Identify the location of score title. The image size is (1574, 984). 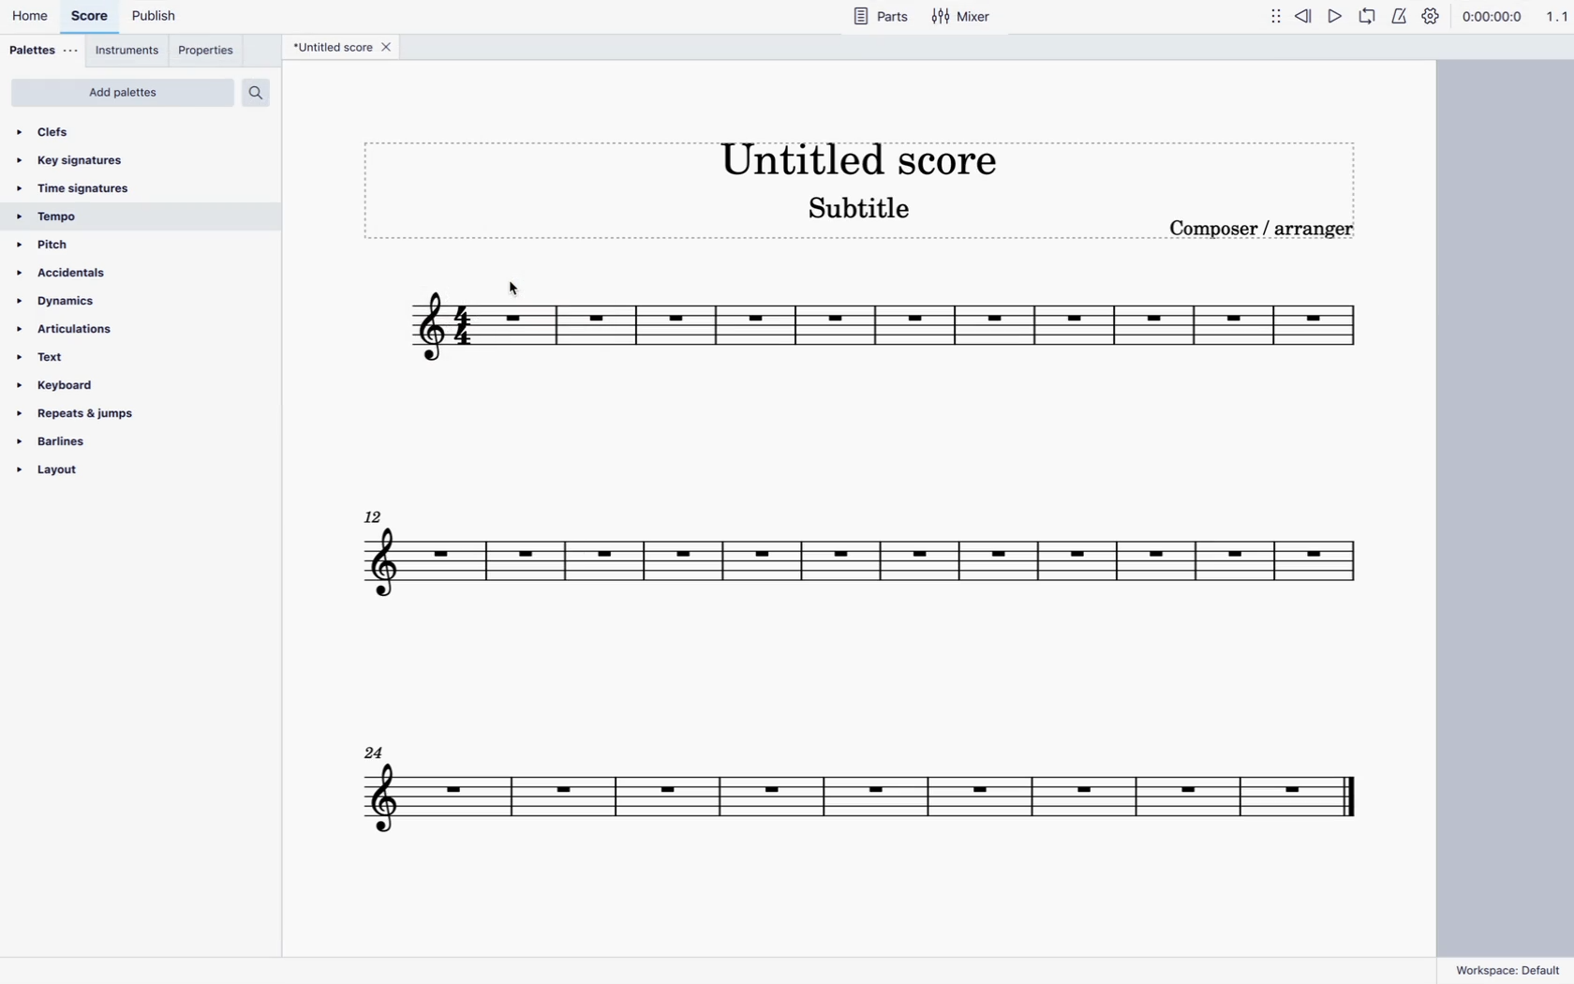
(329, 49).